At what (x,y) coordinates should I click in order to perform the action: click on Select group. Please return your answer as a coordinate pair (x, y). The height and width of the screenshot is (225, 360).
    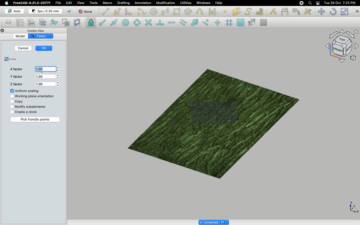
    Looking at the image, I should click on (43, 22).